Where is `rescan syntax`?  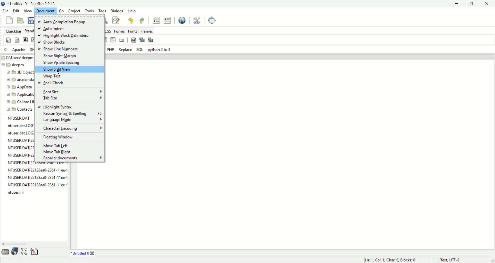 rescan syntax is located at coordinates (69, 114).